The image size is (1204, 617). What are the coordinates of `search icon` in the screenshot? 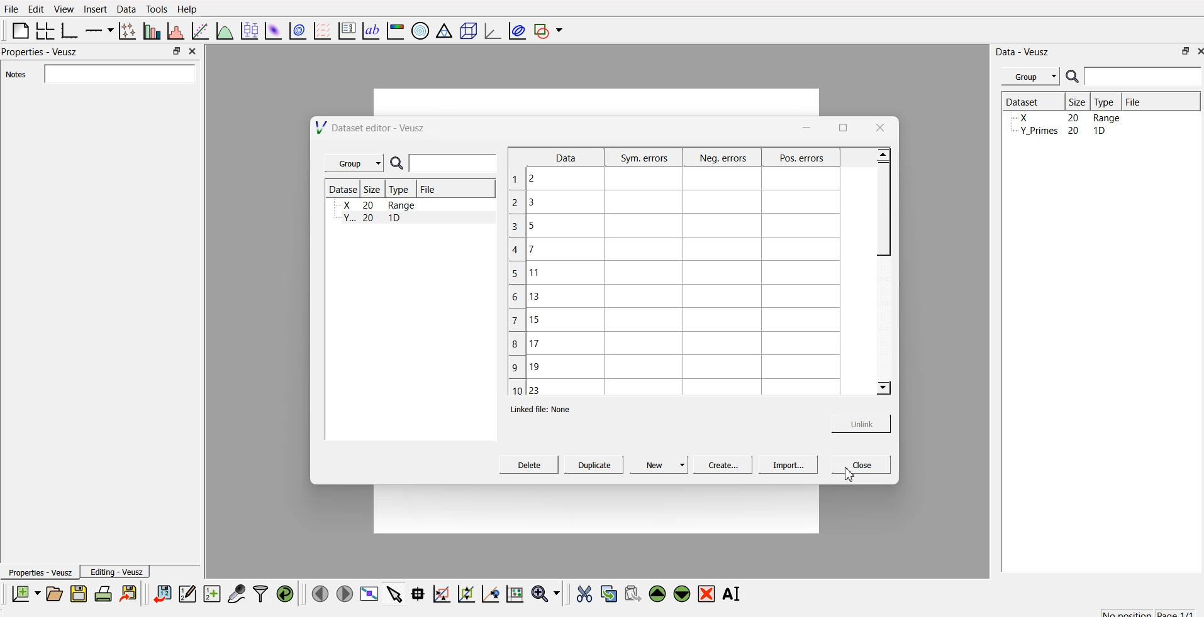 It's located at (1074, 78).